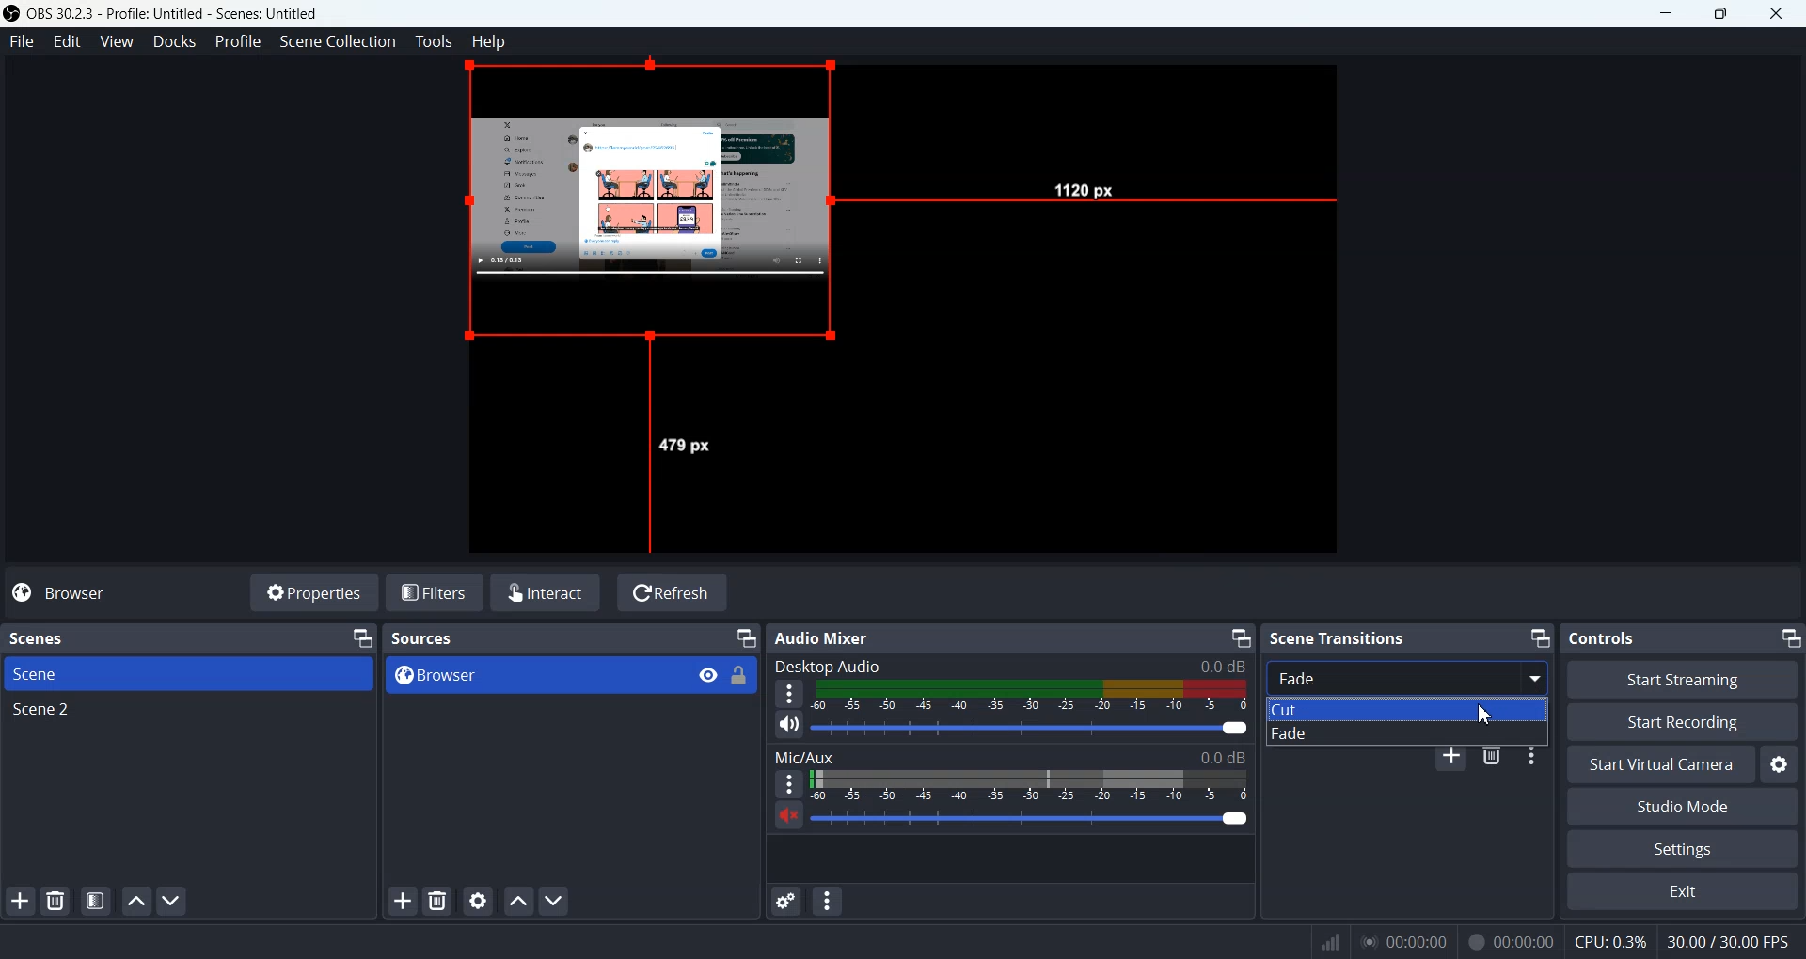 The height and width of the screenshot is (959, 1806). Describe the element at coordinates (518, 901) in the screenshot. I see `Move source up` at that location.